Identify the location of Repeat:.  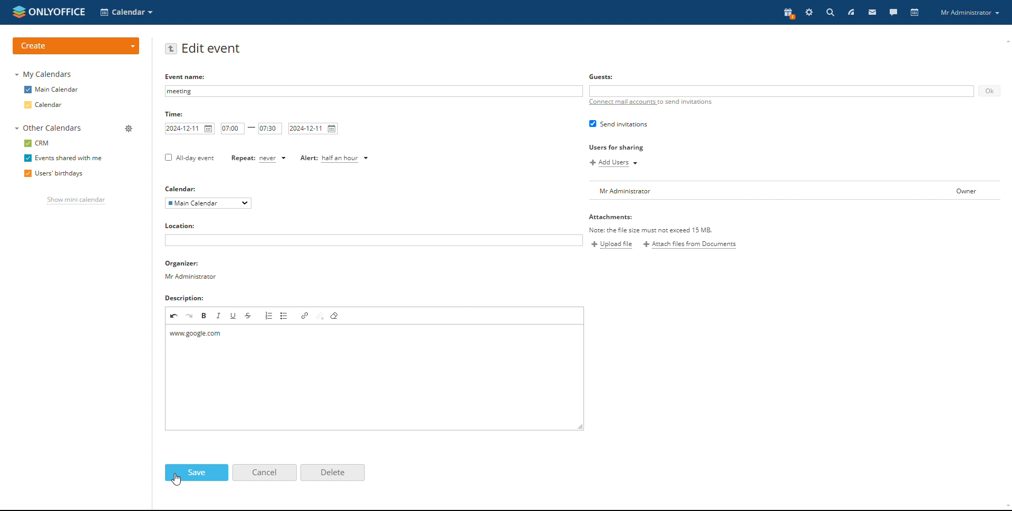
(244, 158).